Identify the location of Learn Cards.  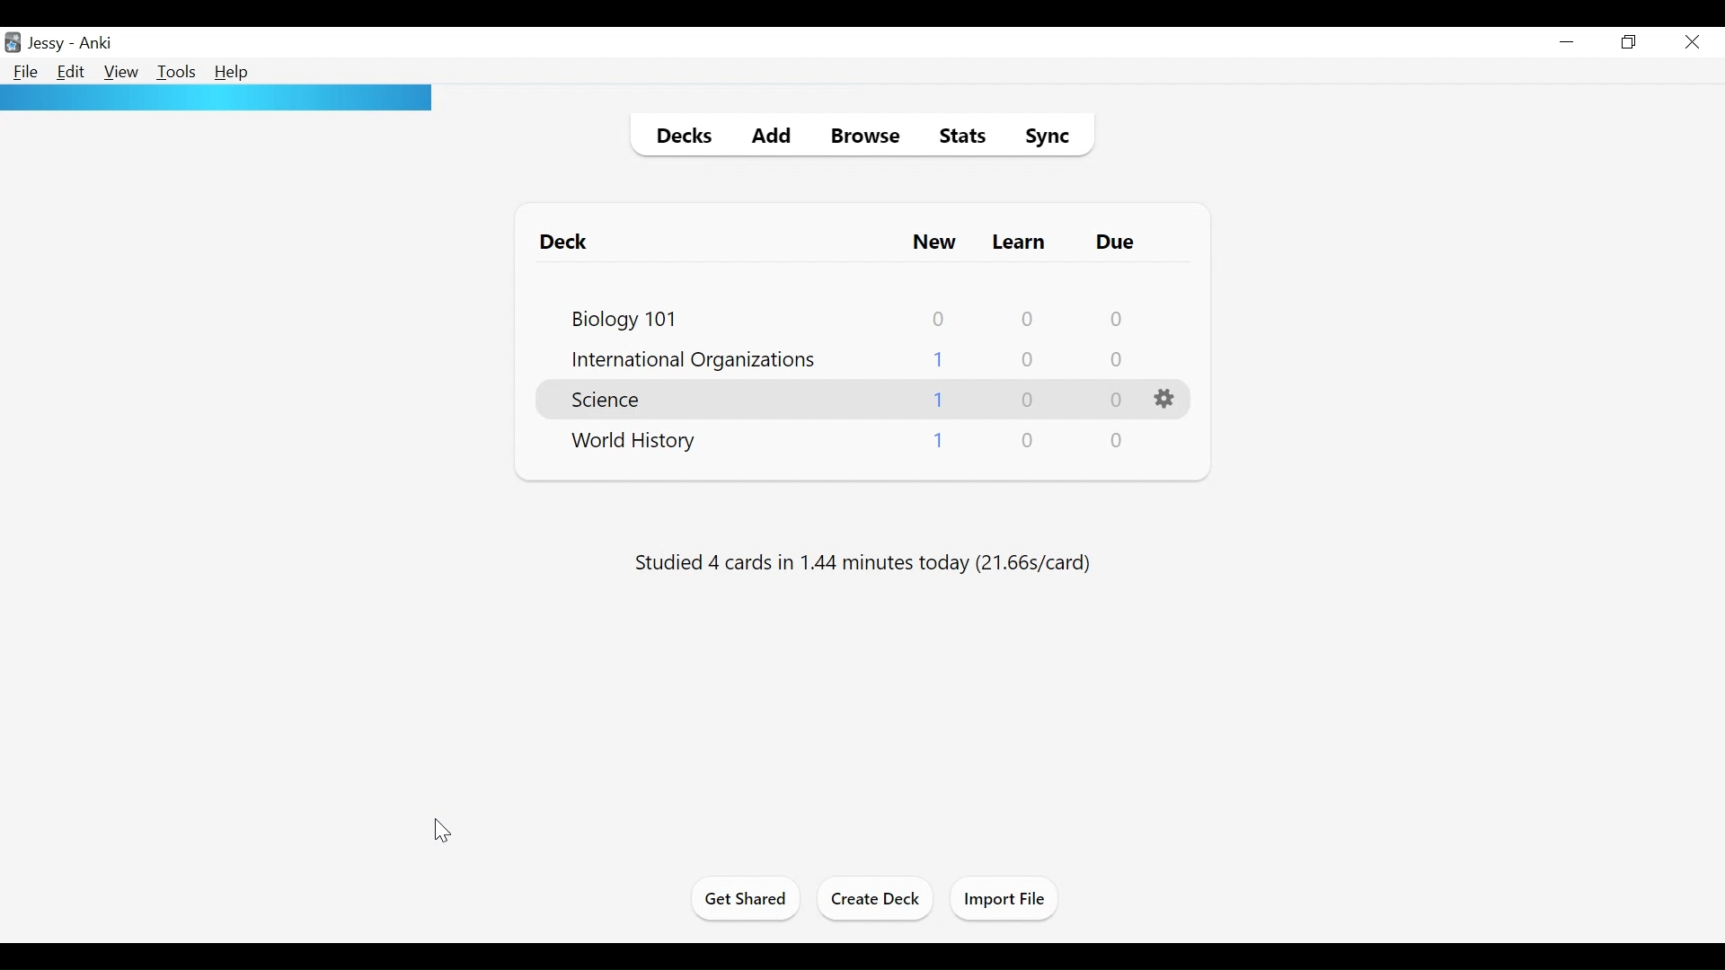
(1021, 243).